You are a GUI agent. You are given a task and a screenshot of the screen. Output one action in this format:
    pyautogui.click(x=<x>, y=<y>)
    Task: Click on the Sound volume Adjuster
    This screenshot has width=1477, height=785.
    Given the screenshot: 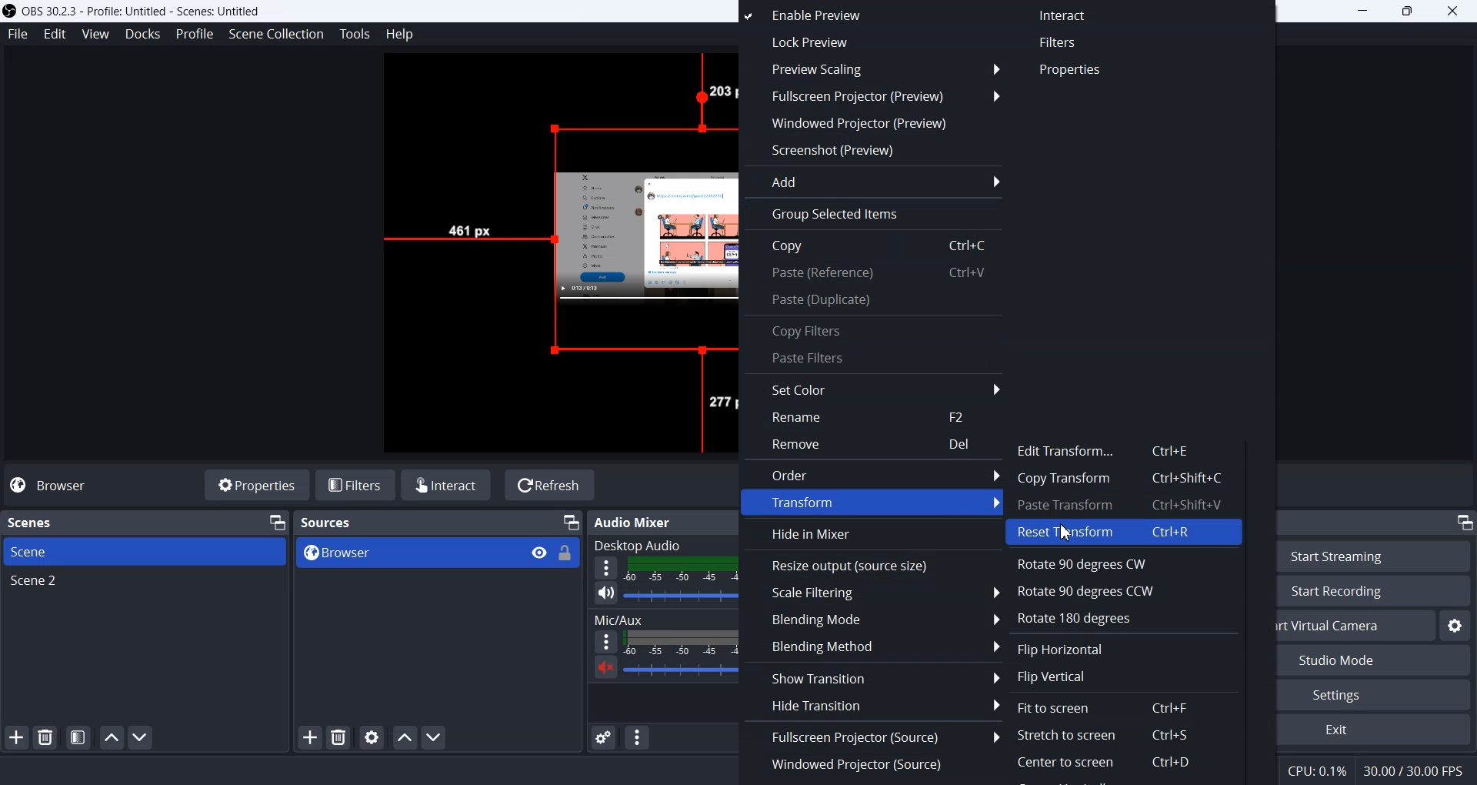 What is the action you would take?
    pyautogui.click(x=680, y=595)
    